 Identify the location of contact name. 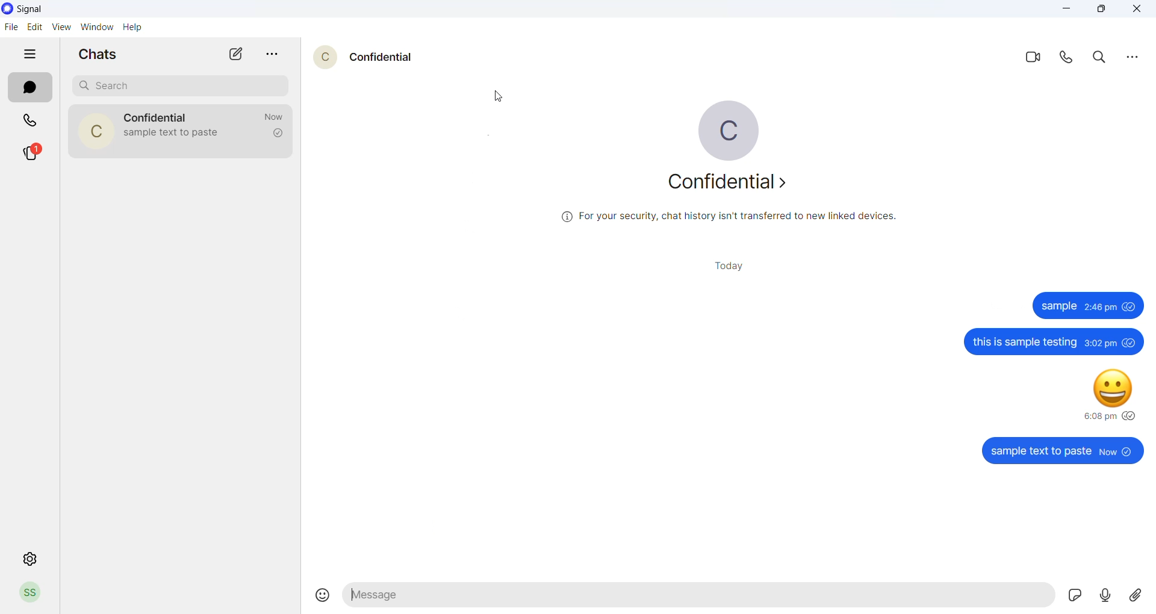
(160, 117).